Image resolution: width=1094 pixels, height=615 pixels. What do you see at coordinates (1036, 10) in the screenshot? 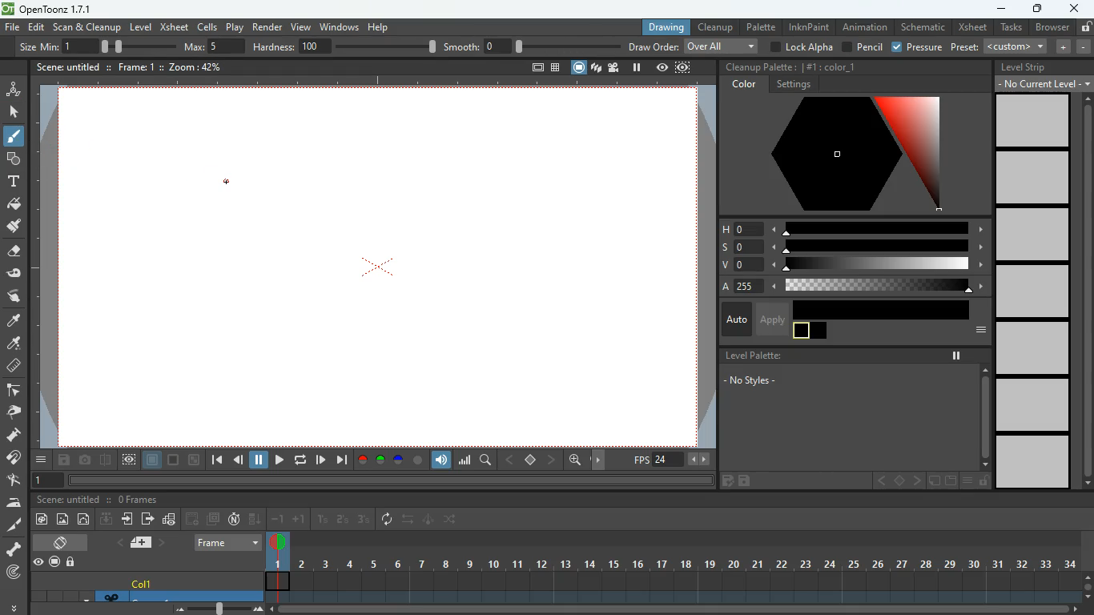
I see `maximize` at bounding box center [1036, 10].